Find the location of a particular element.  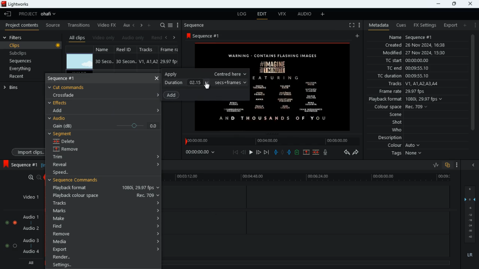

video 1 is located at coordinates (28, 197).